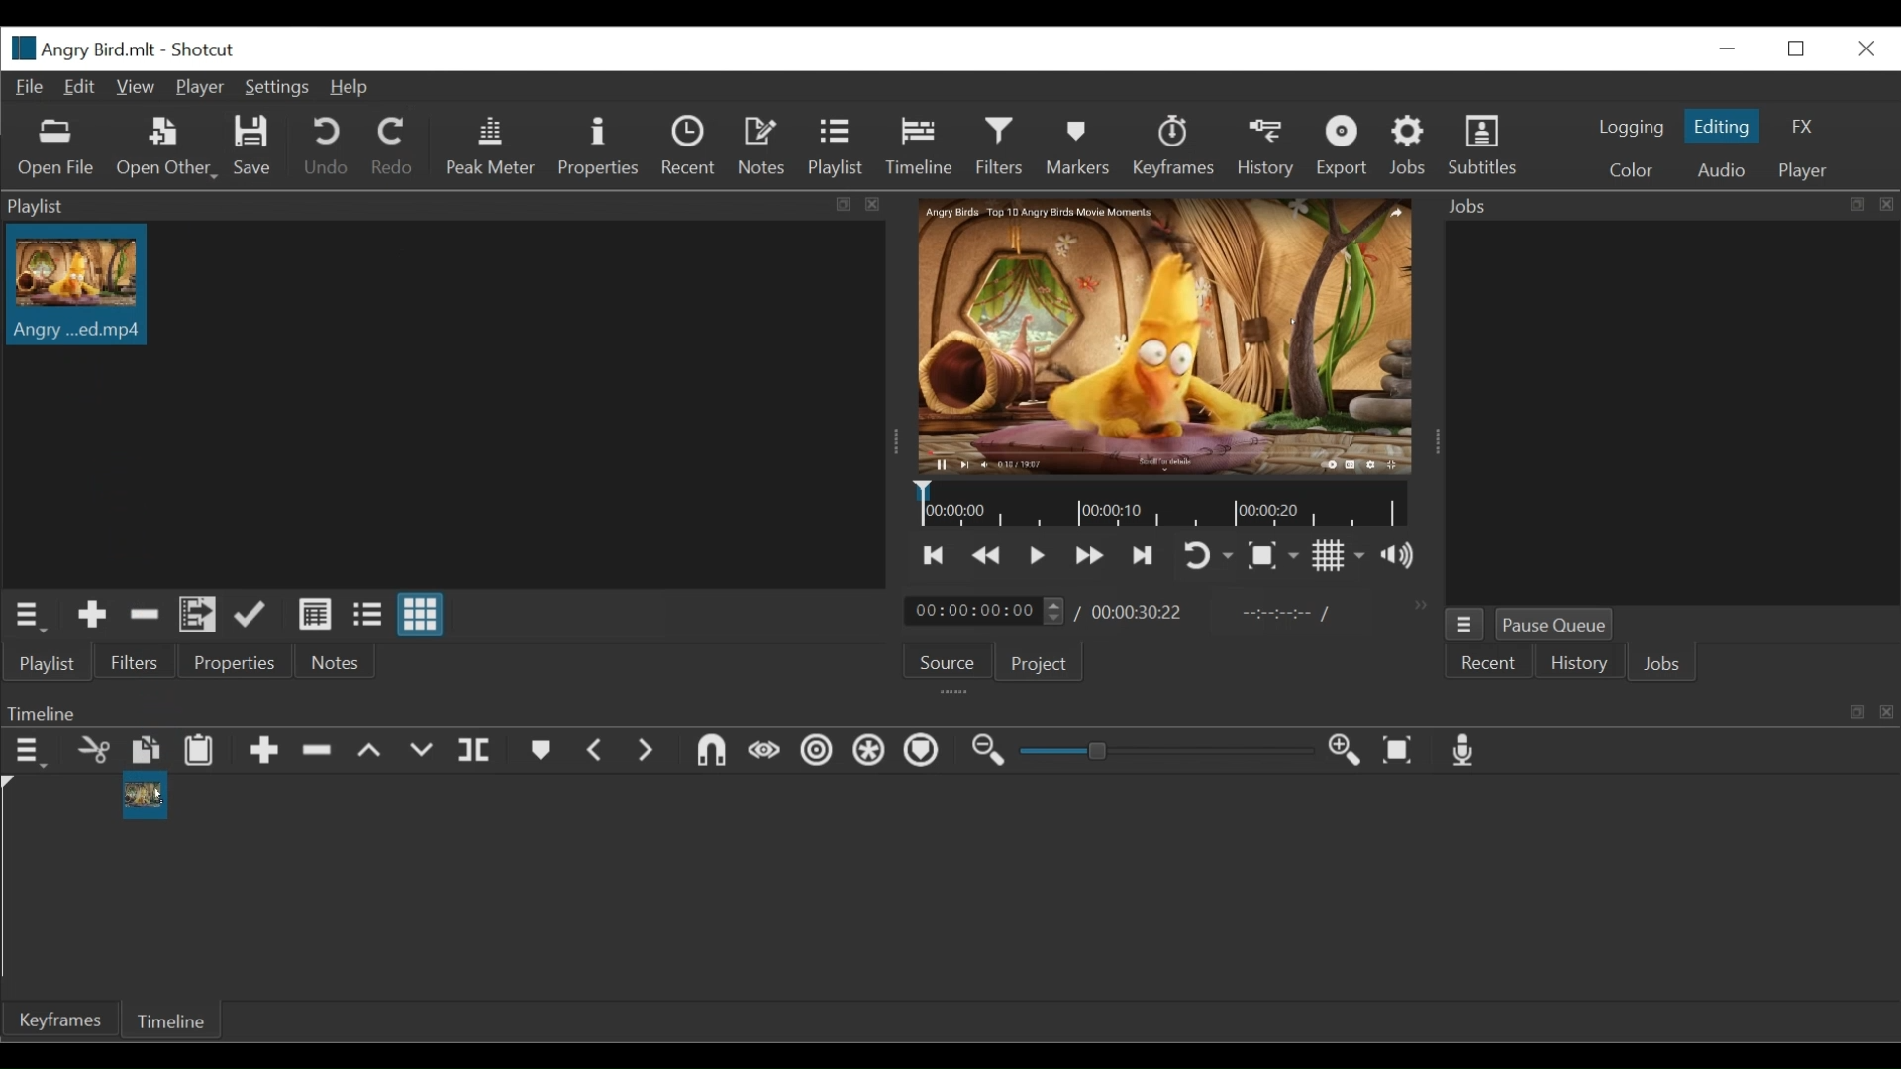 The width and height of the screenshot is (1901, 1069). I want to click on Keyframe, so click(55, 1020).